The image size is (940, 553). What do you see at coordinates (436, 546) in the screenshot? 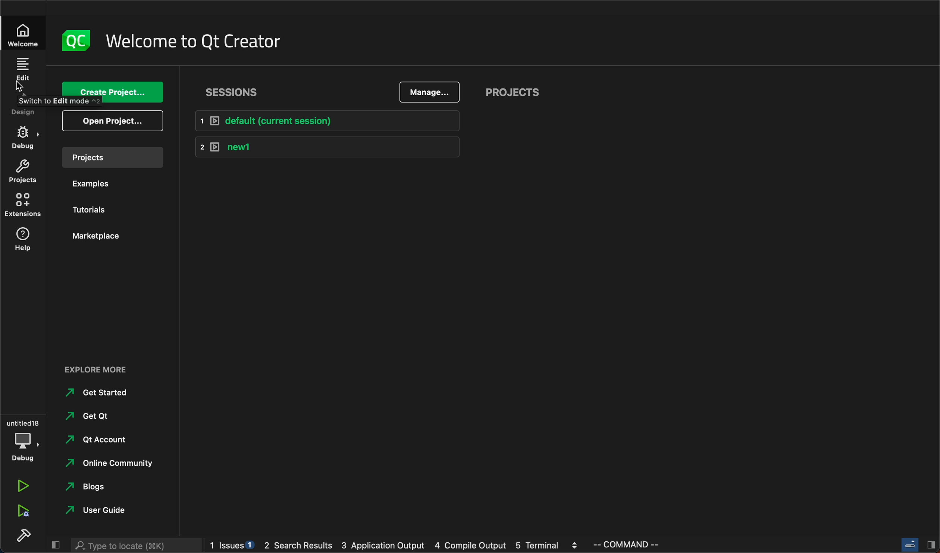
I see `logs` at bounding box center [436, 546].